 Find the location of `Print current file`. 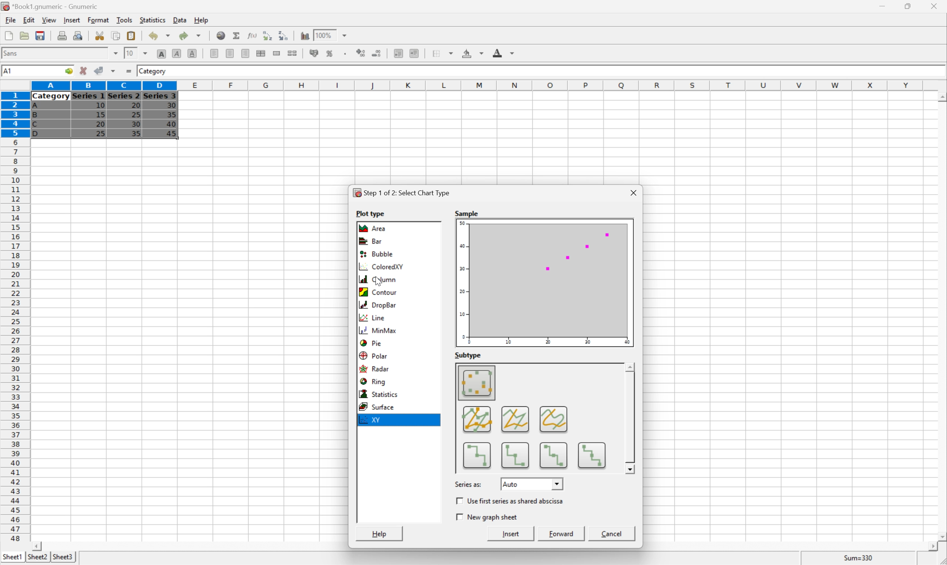

Print current file is located at coordinates (62, 37).